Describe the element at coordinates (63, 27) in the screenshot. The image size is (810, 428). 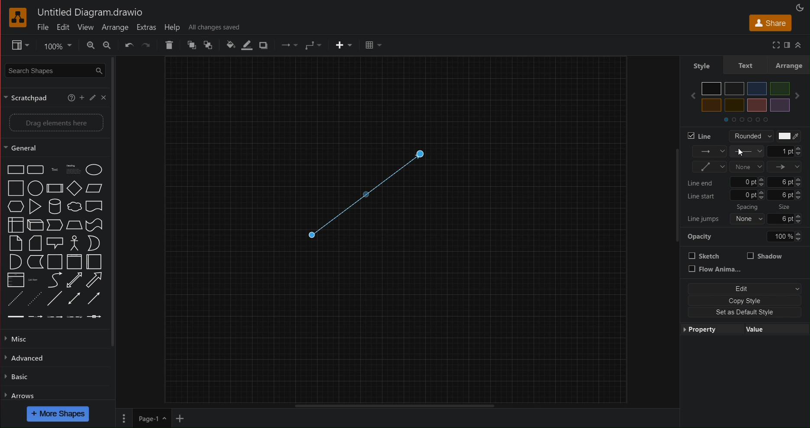
I see `Edit` at that location.